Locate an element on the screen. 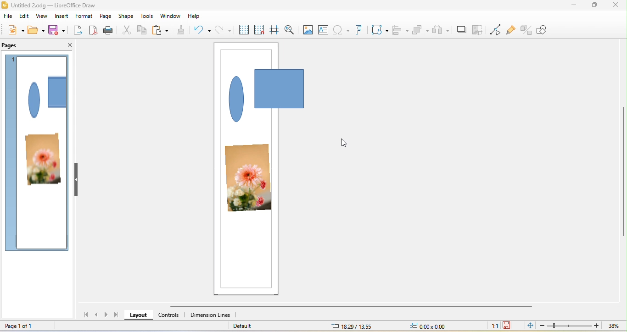 The height and width of the screenshot is (332, 627). controls is located at coordinates (167, 317).